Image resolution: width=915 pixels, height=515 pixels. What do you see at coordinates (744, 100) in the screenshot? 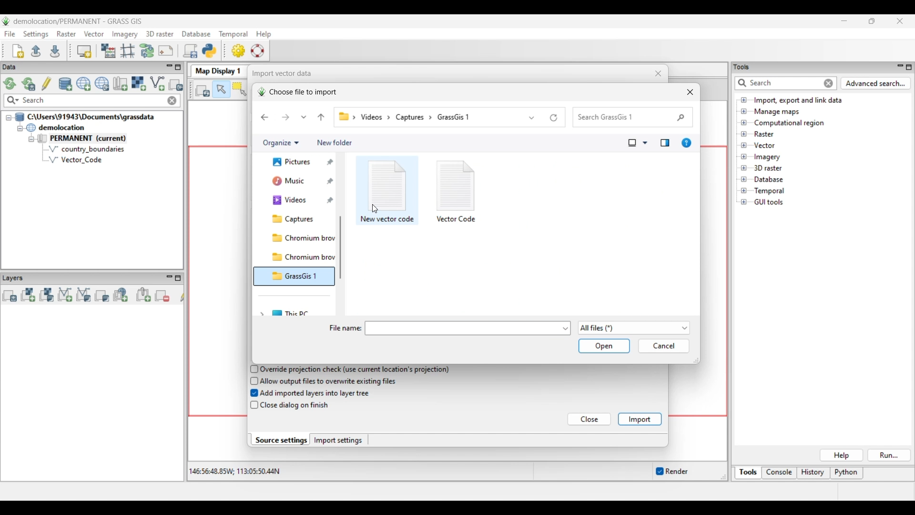
I see `Click to open files under Import, export and link data` at bounding box center [744, 100].